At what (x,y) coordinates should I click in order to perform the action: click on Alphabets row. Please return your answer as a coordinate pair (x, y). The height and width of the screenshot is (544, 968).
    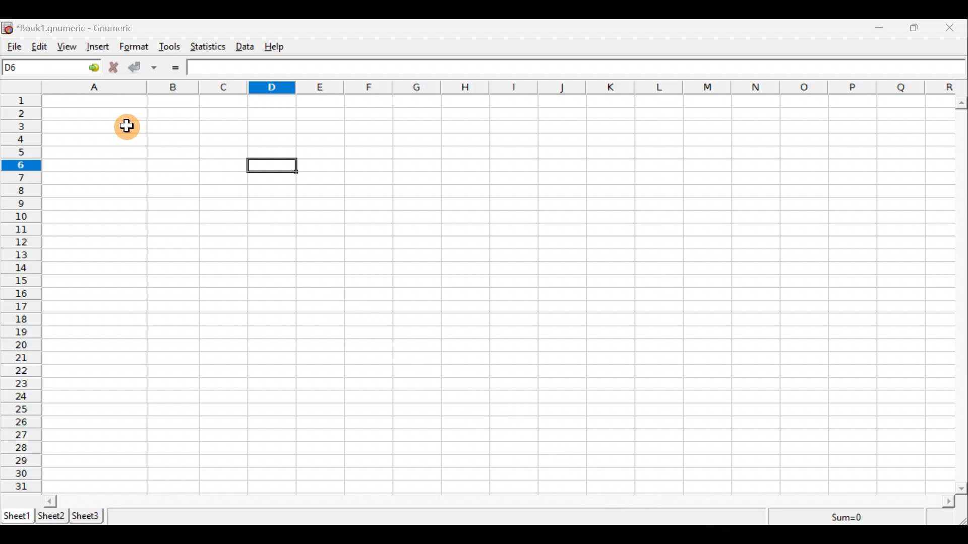
    Looking at the image, I should click on (502, 88).